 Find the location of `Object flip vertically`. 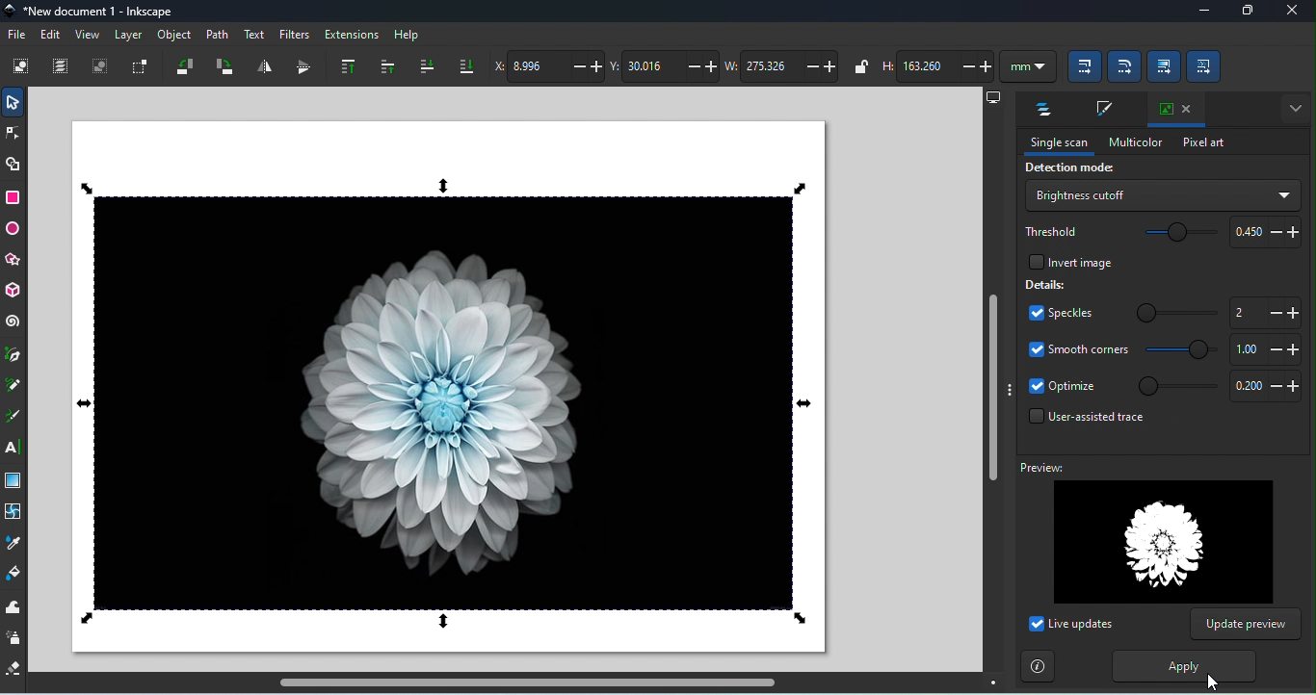

Object flip vertically is located at coordinates (299, 68).